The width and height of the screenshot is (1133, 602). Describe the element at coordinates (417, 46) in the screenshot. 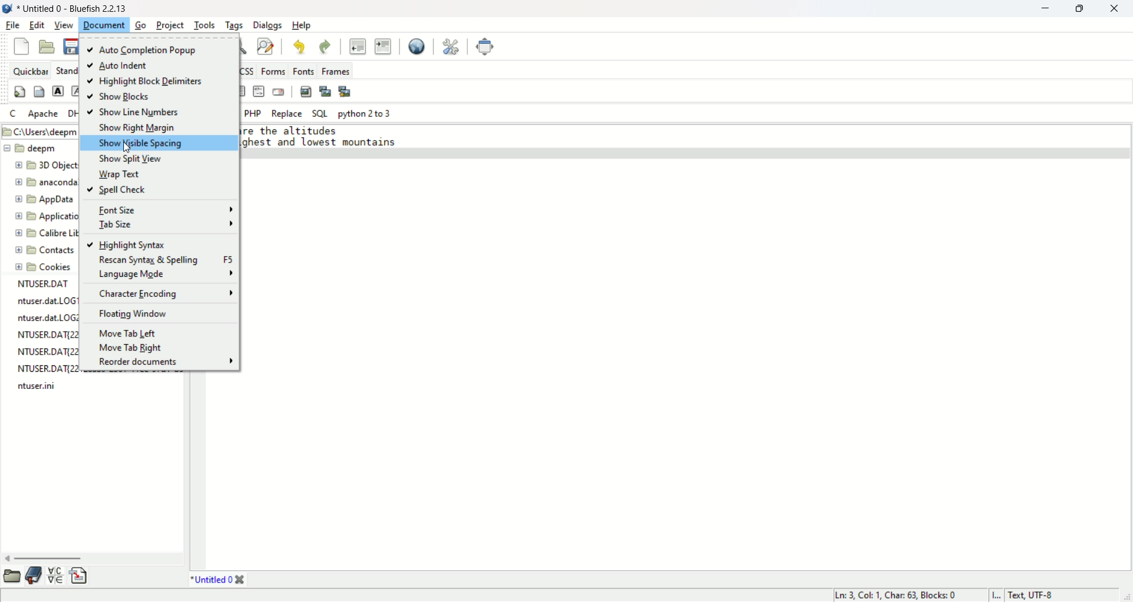

I see `preview in browser` at that location.